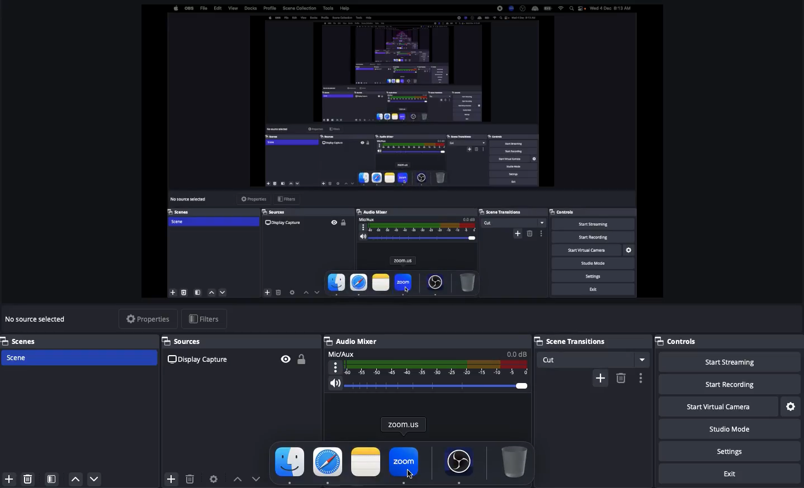  What do you see at coordinates (260, 478) in the screenshot?
I see `move downward` at bounding box center [260, 478].